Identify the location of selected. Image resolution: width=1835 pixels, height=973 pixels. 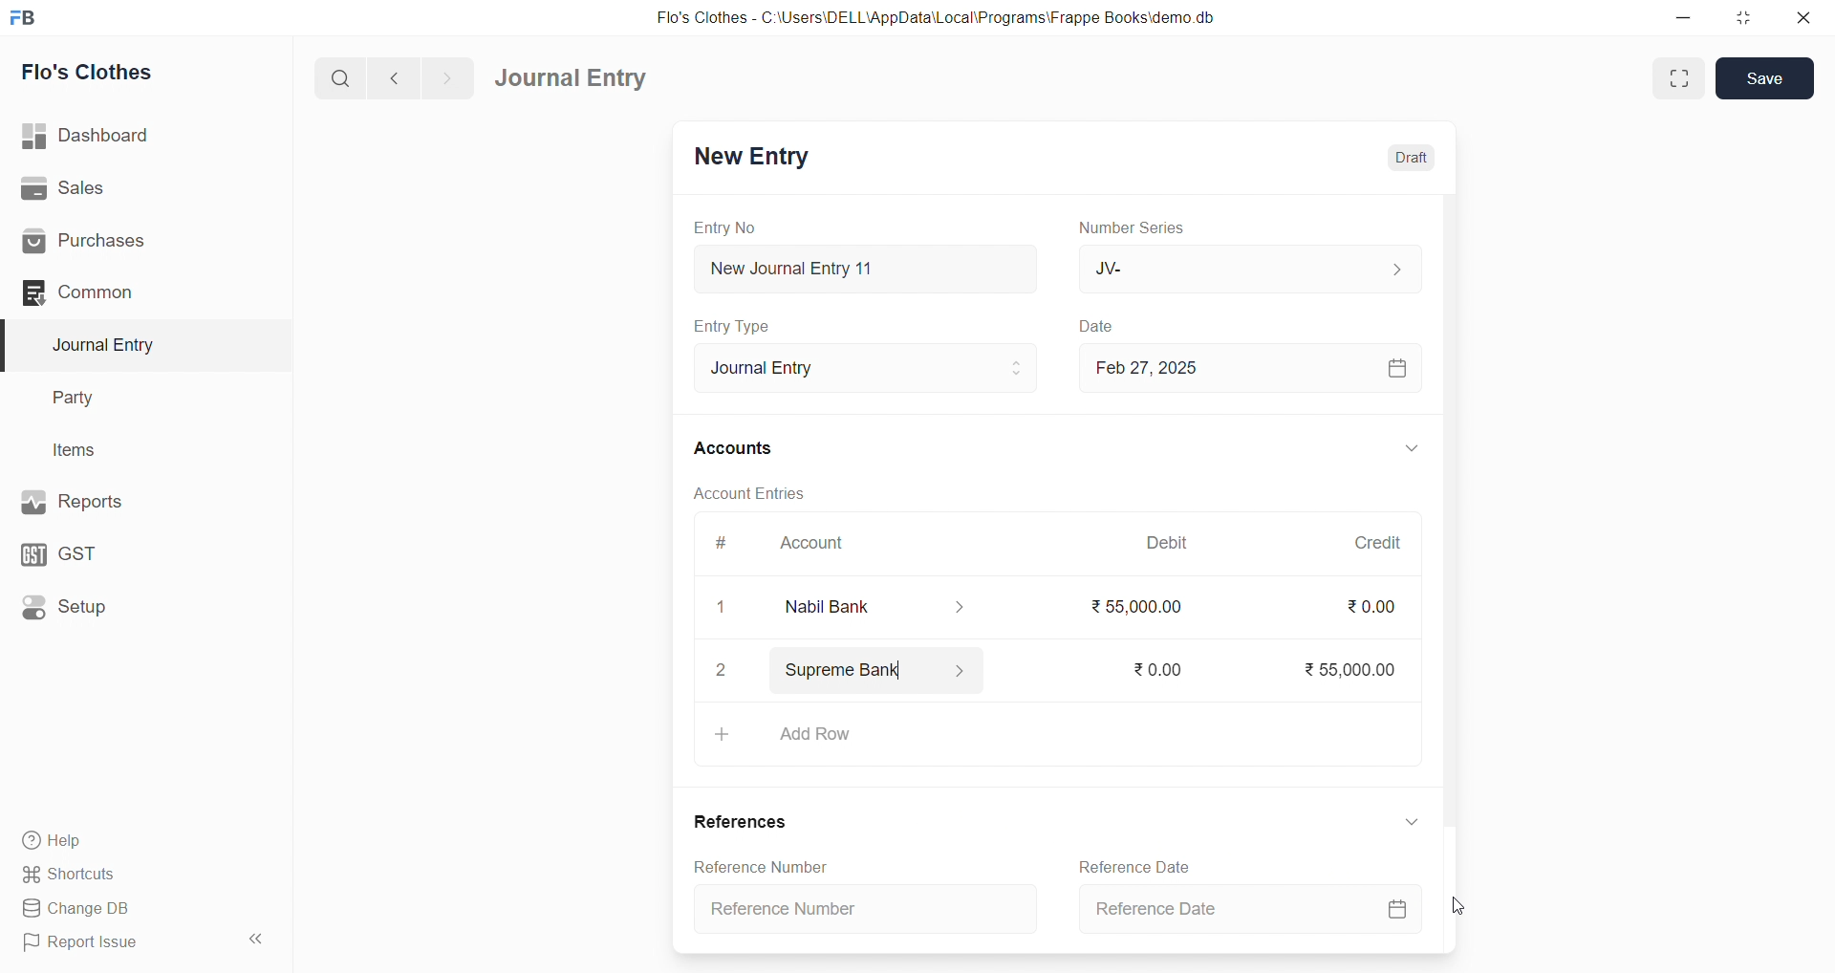
(11, 344).